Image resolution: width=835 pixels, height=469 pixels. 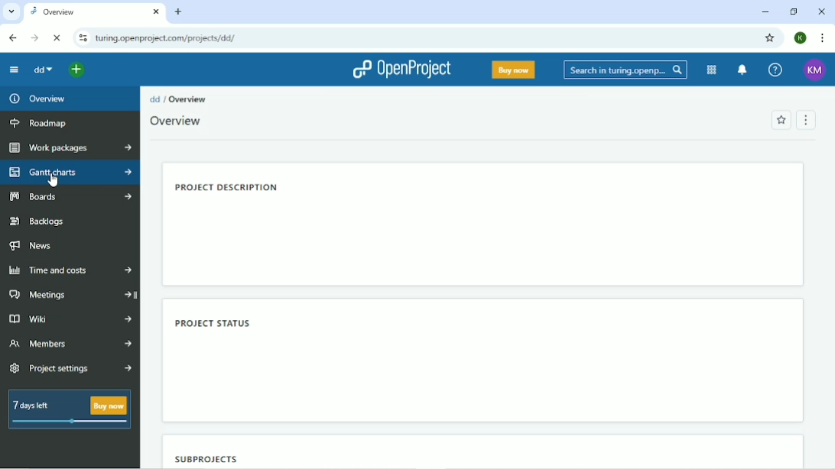 What do you see at coordinates (68, 319) in the screenshot?
I see `Wiki` at bounding box center [68, 319].